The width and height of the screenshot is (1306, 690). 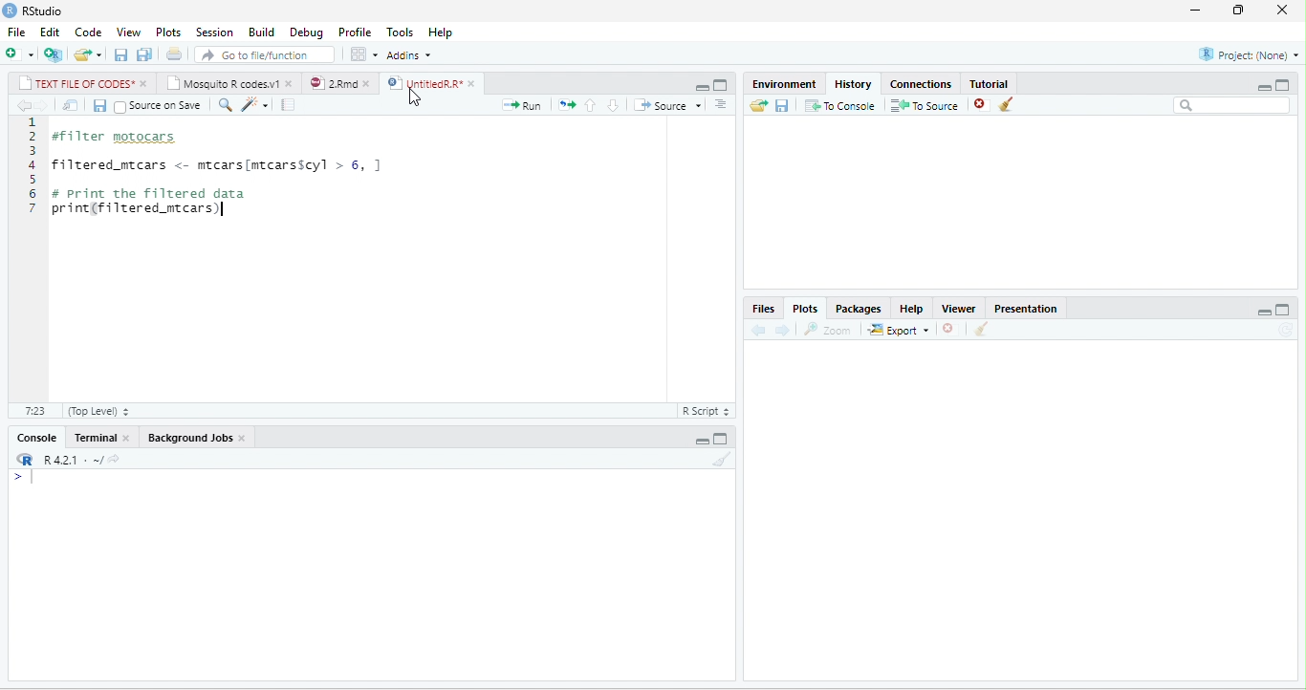 I want to click on clear, so click(x=981, y=329).